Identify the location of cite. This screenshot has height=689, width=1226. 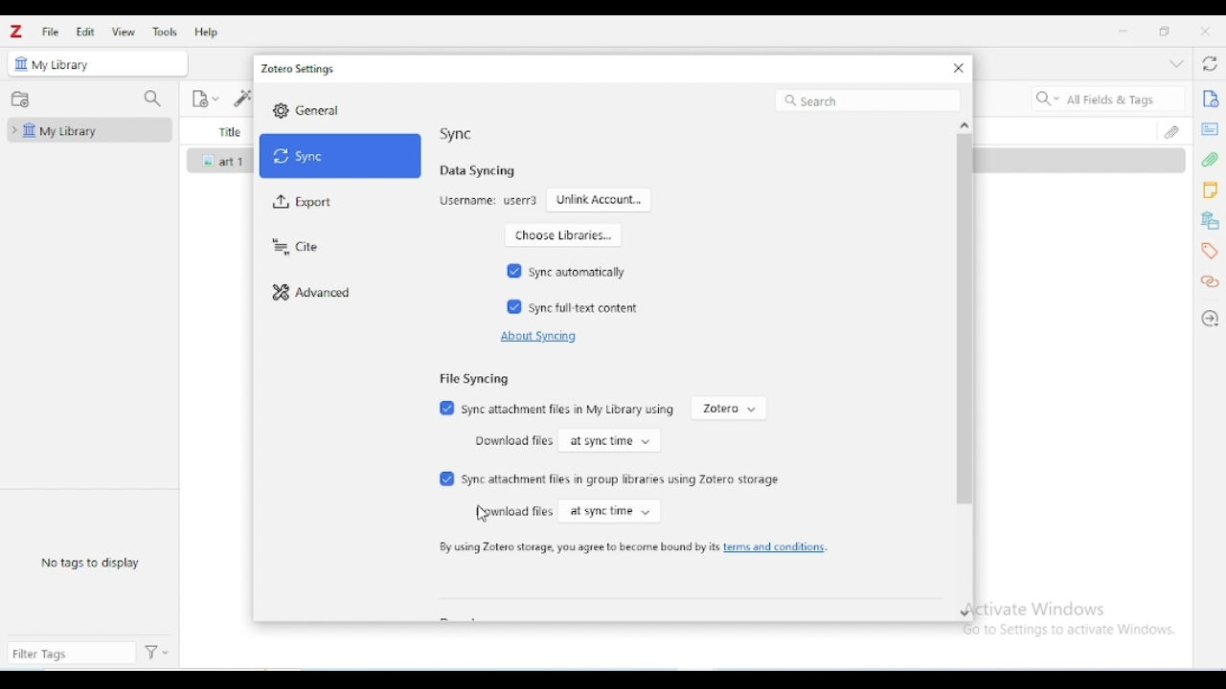
(294, 248).